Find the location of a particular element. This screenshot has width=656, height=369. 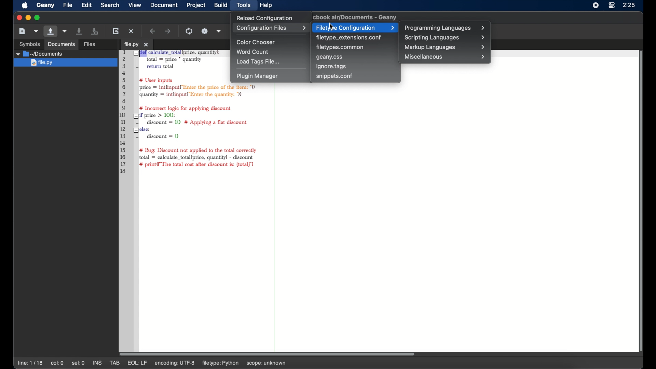

 is located at coordinates (61, 44).